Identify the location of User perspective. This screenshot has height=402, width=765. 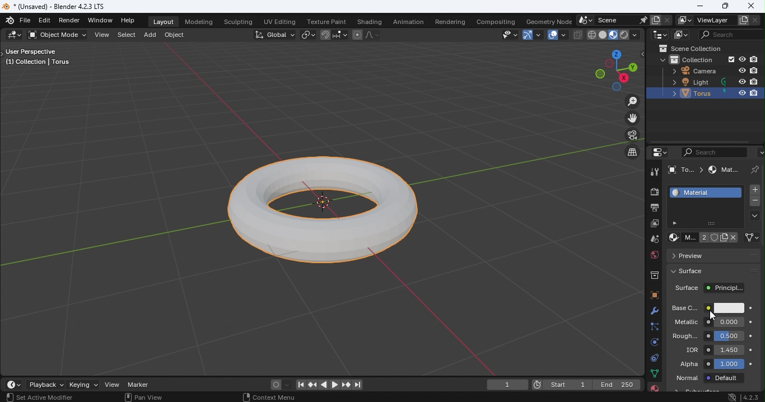
(36, 58).